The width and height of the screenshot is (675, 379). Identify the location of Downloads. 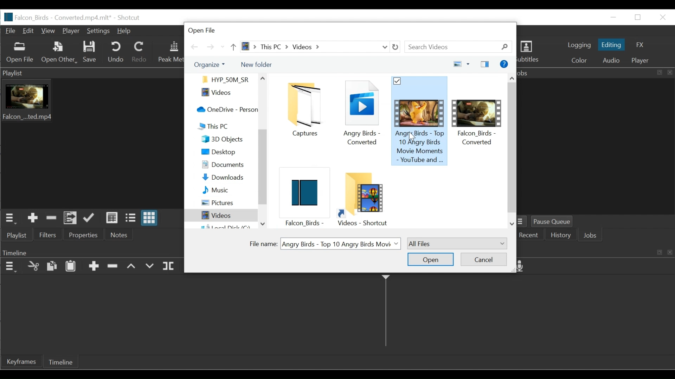
(223, 178).